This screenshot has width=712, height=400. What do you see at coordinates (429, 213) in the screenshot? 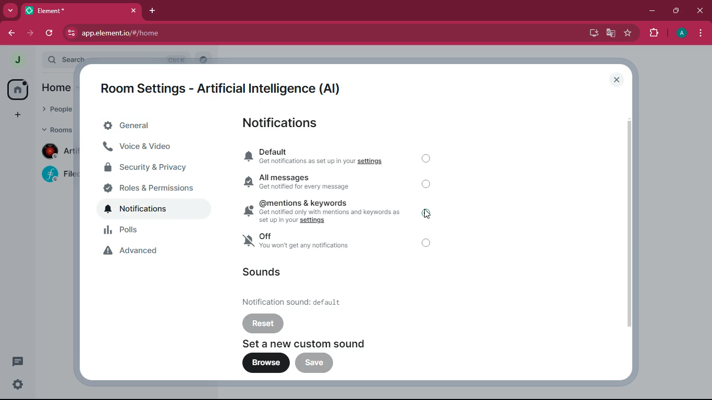
I see `on` at bounding box center [429, 213].